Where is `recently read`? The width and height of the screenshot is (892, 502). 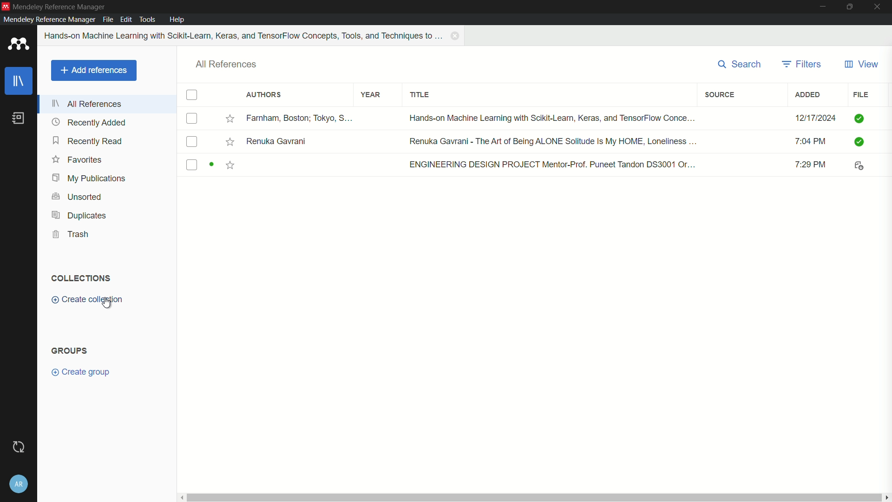
recently read is located at coordinates (89, 140).